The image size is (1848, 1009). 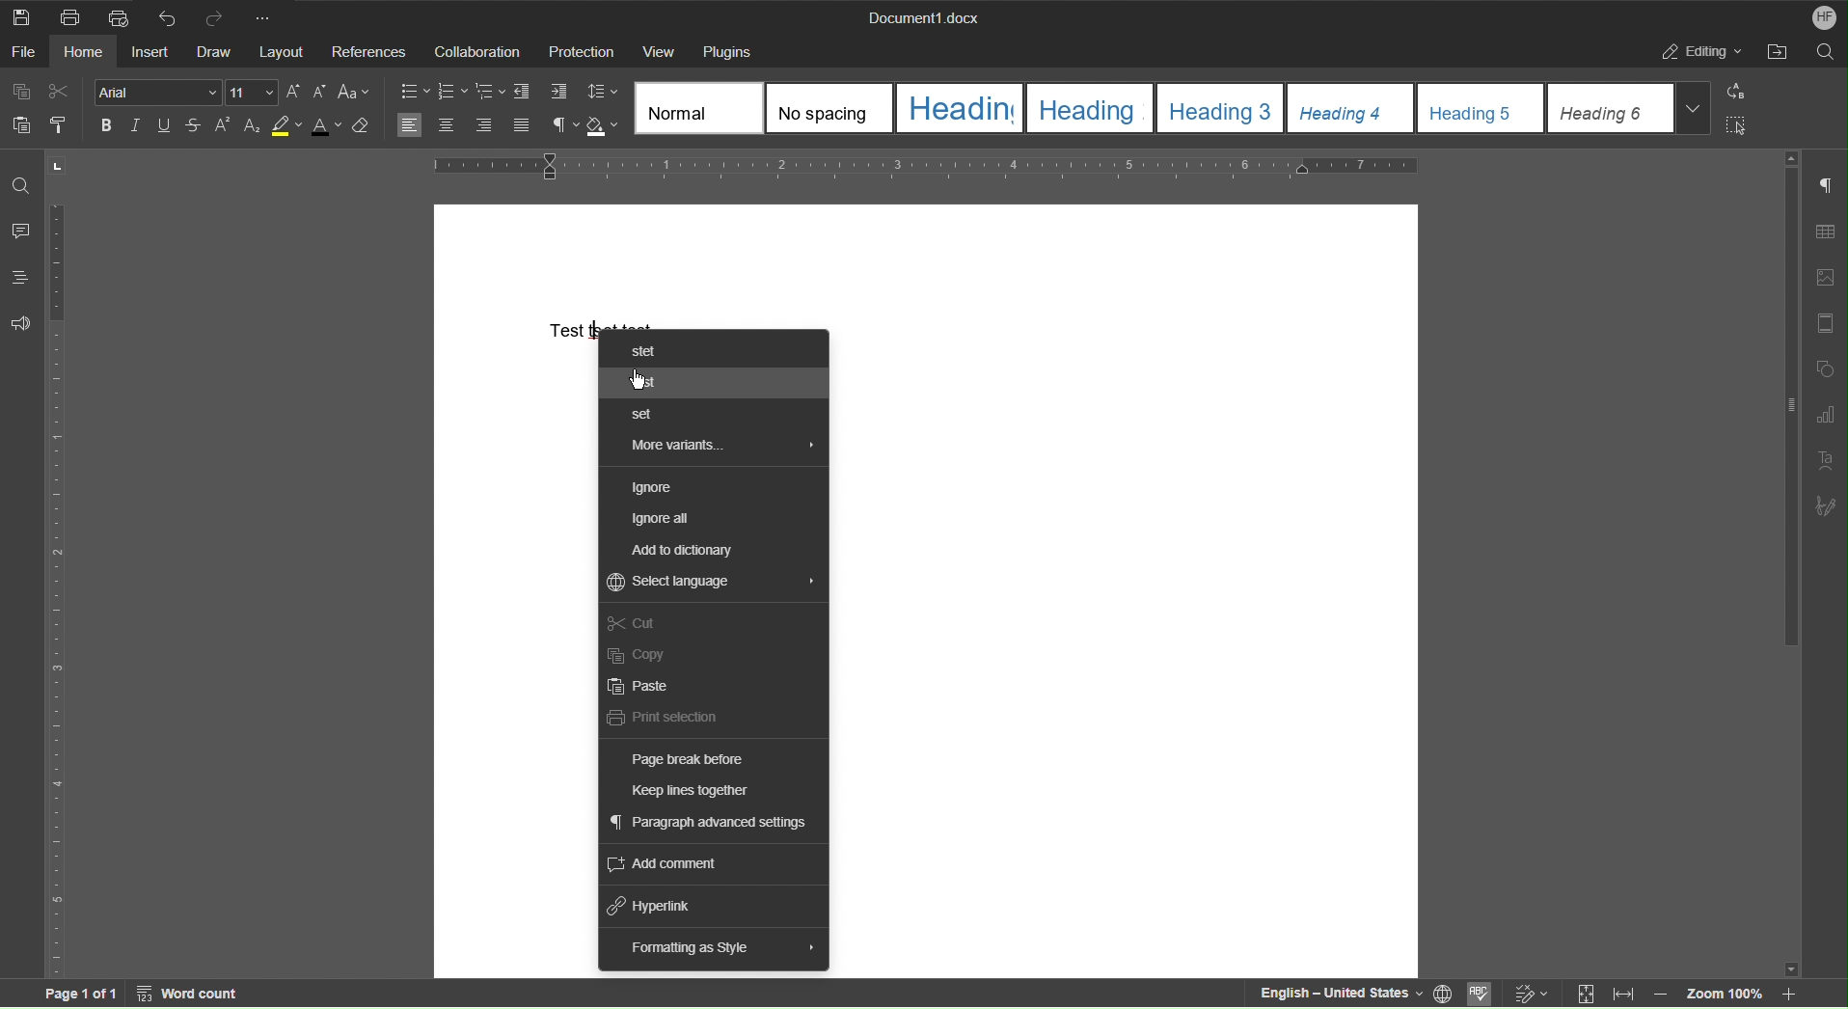 I want to click on Zoom, so click(x=1727, y=993).